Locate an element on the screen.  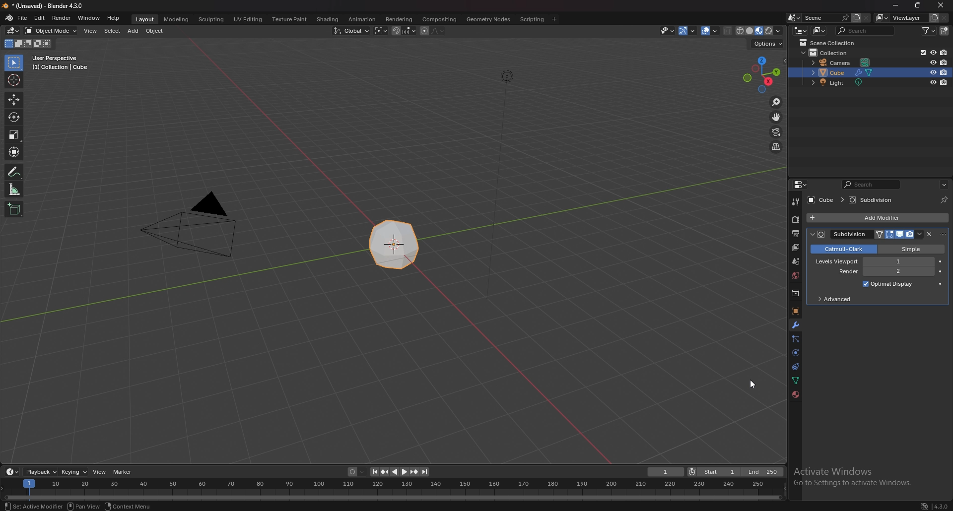
layout is located at coordinates (145, 19).